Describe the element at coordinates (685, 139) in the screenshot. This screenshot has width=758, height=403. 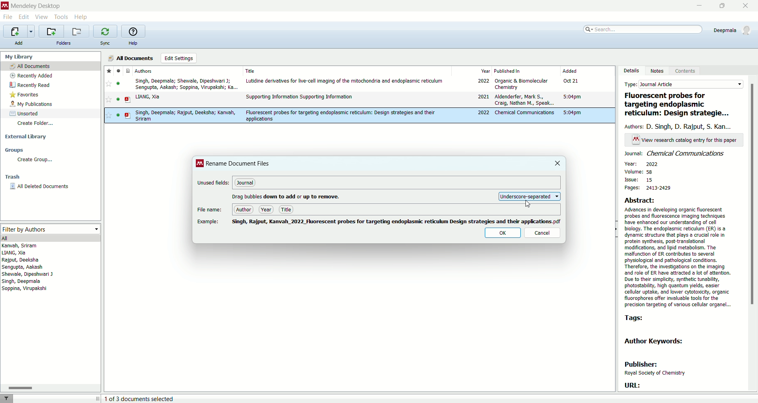
I see `text` at that location.